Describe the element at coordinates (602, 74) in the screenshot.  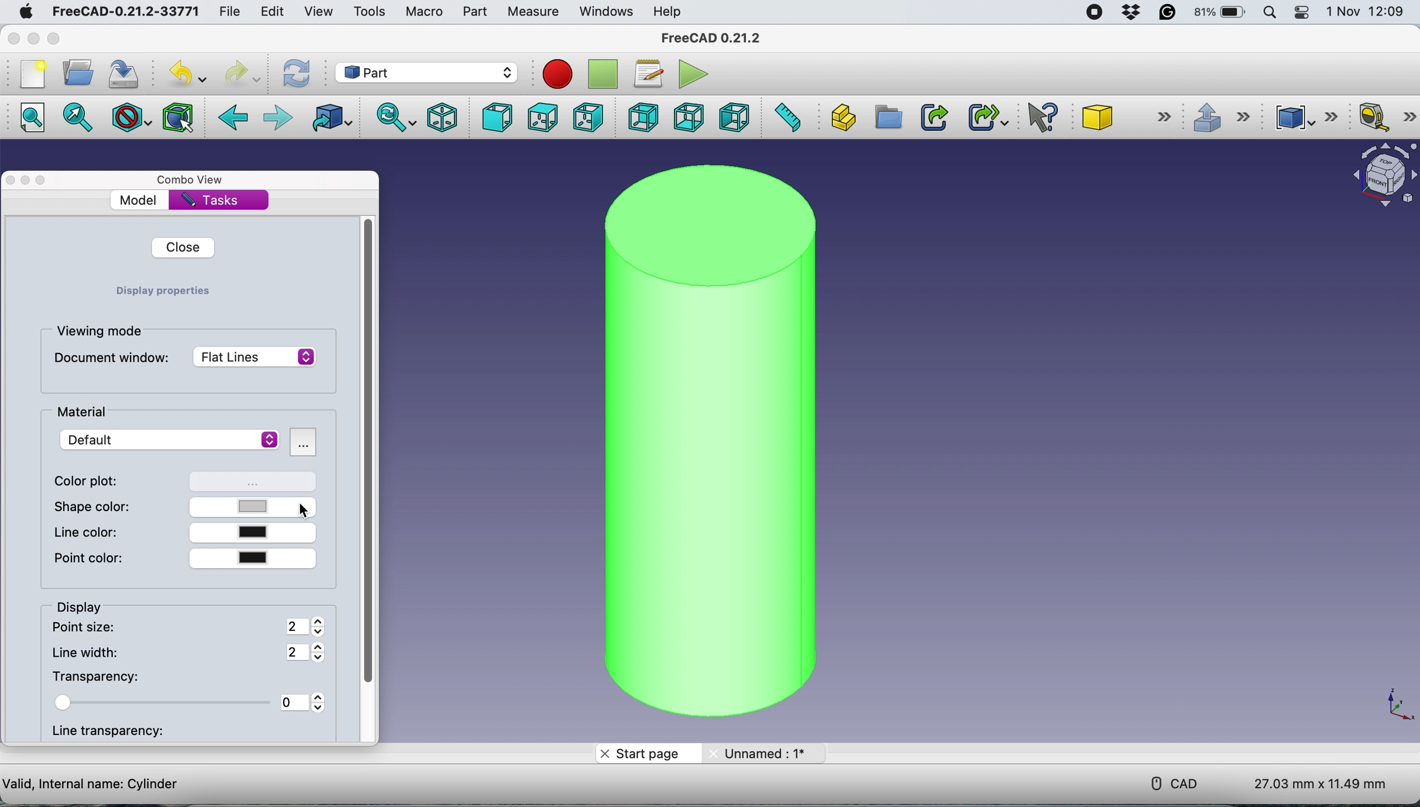
I see `stop recording macros` at that location.